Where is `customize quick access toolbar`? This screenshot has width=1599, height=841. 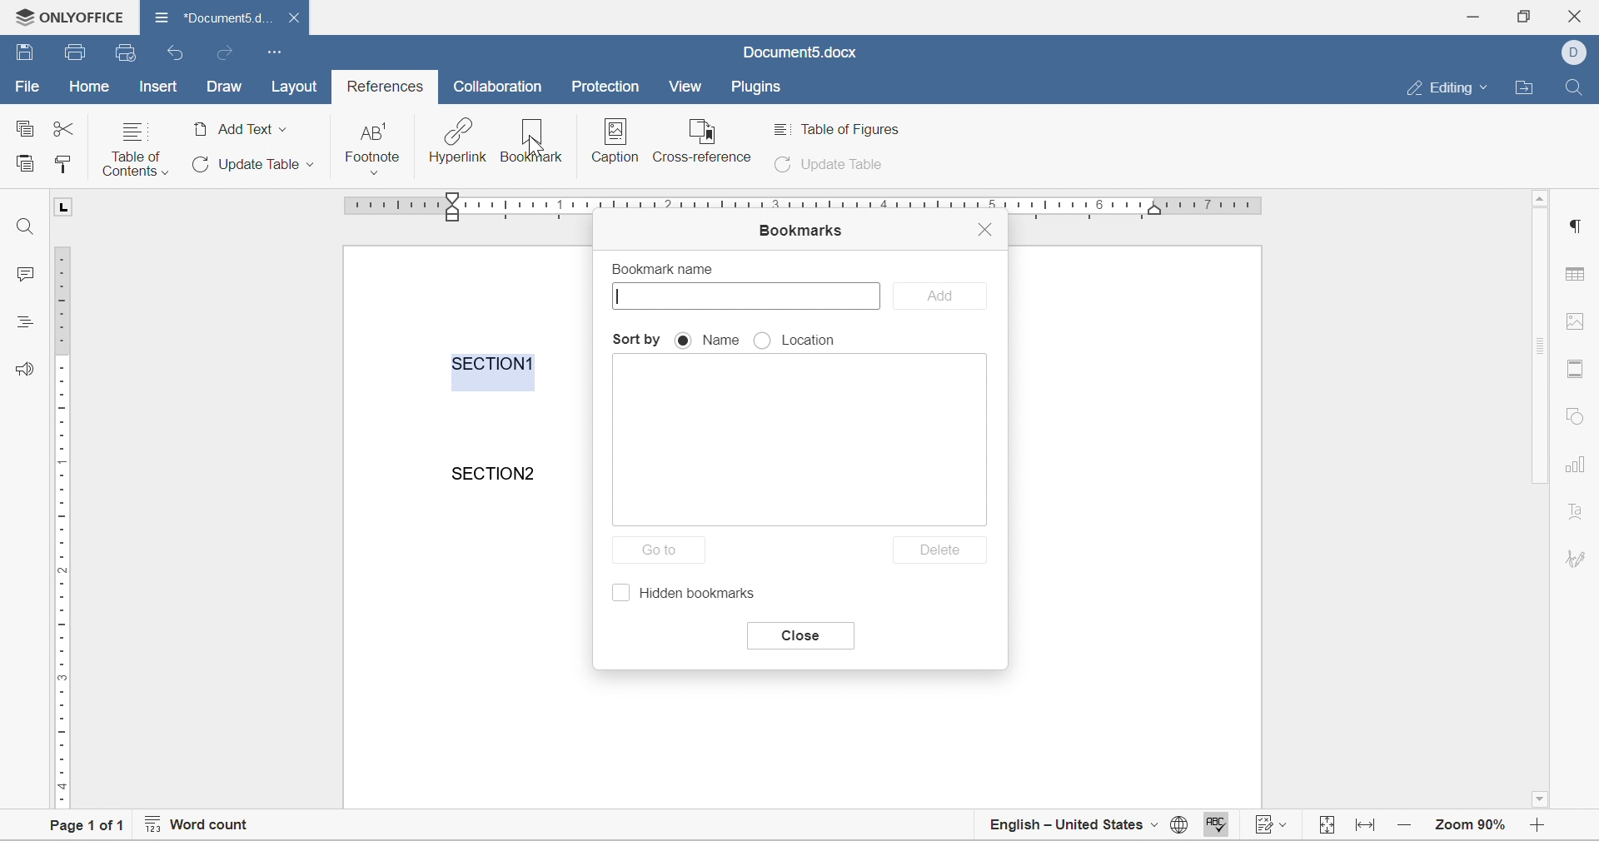
customize quick access toolbar is located at coordinates (276, 51).